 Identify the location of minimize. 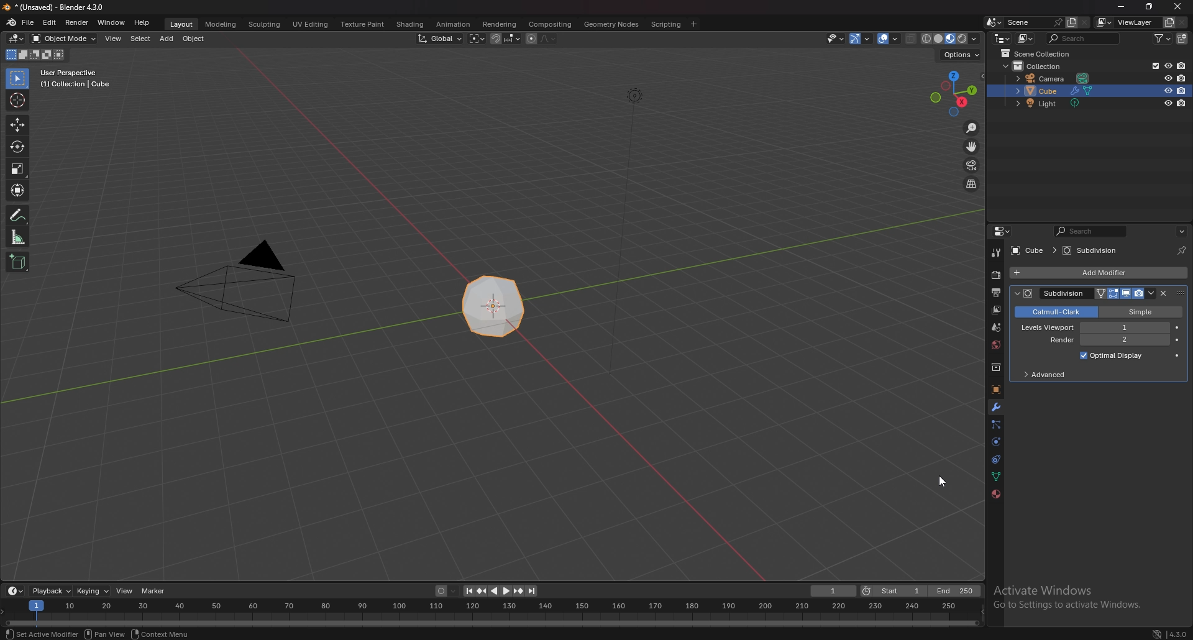
(1122, 7).